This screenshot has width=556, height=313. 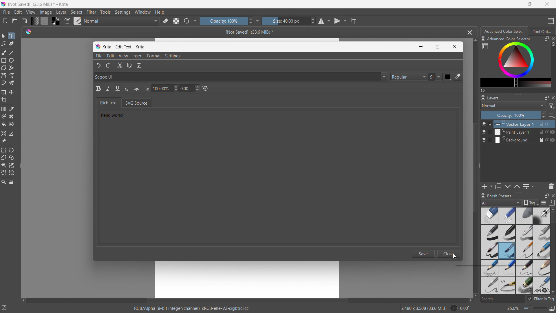 I want to click on logo, so click(x=98, y=47).